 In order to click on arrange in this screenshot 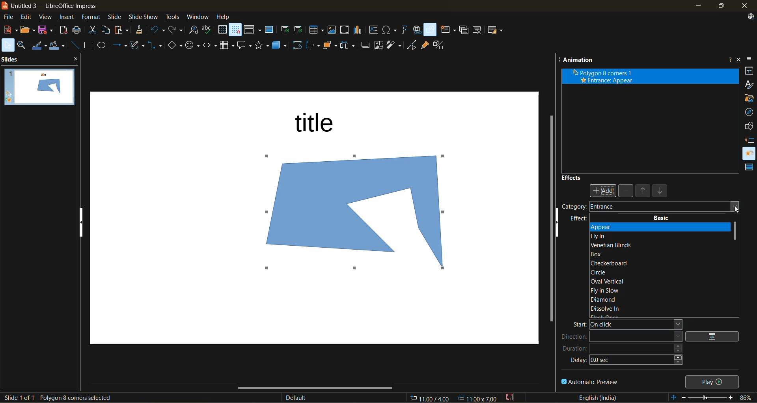, I will do `click(328, 47)`.